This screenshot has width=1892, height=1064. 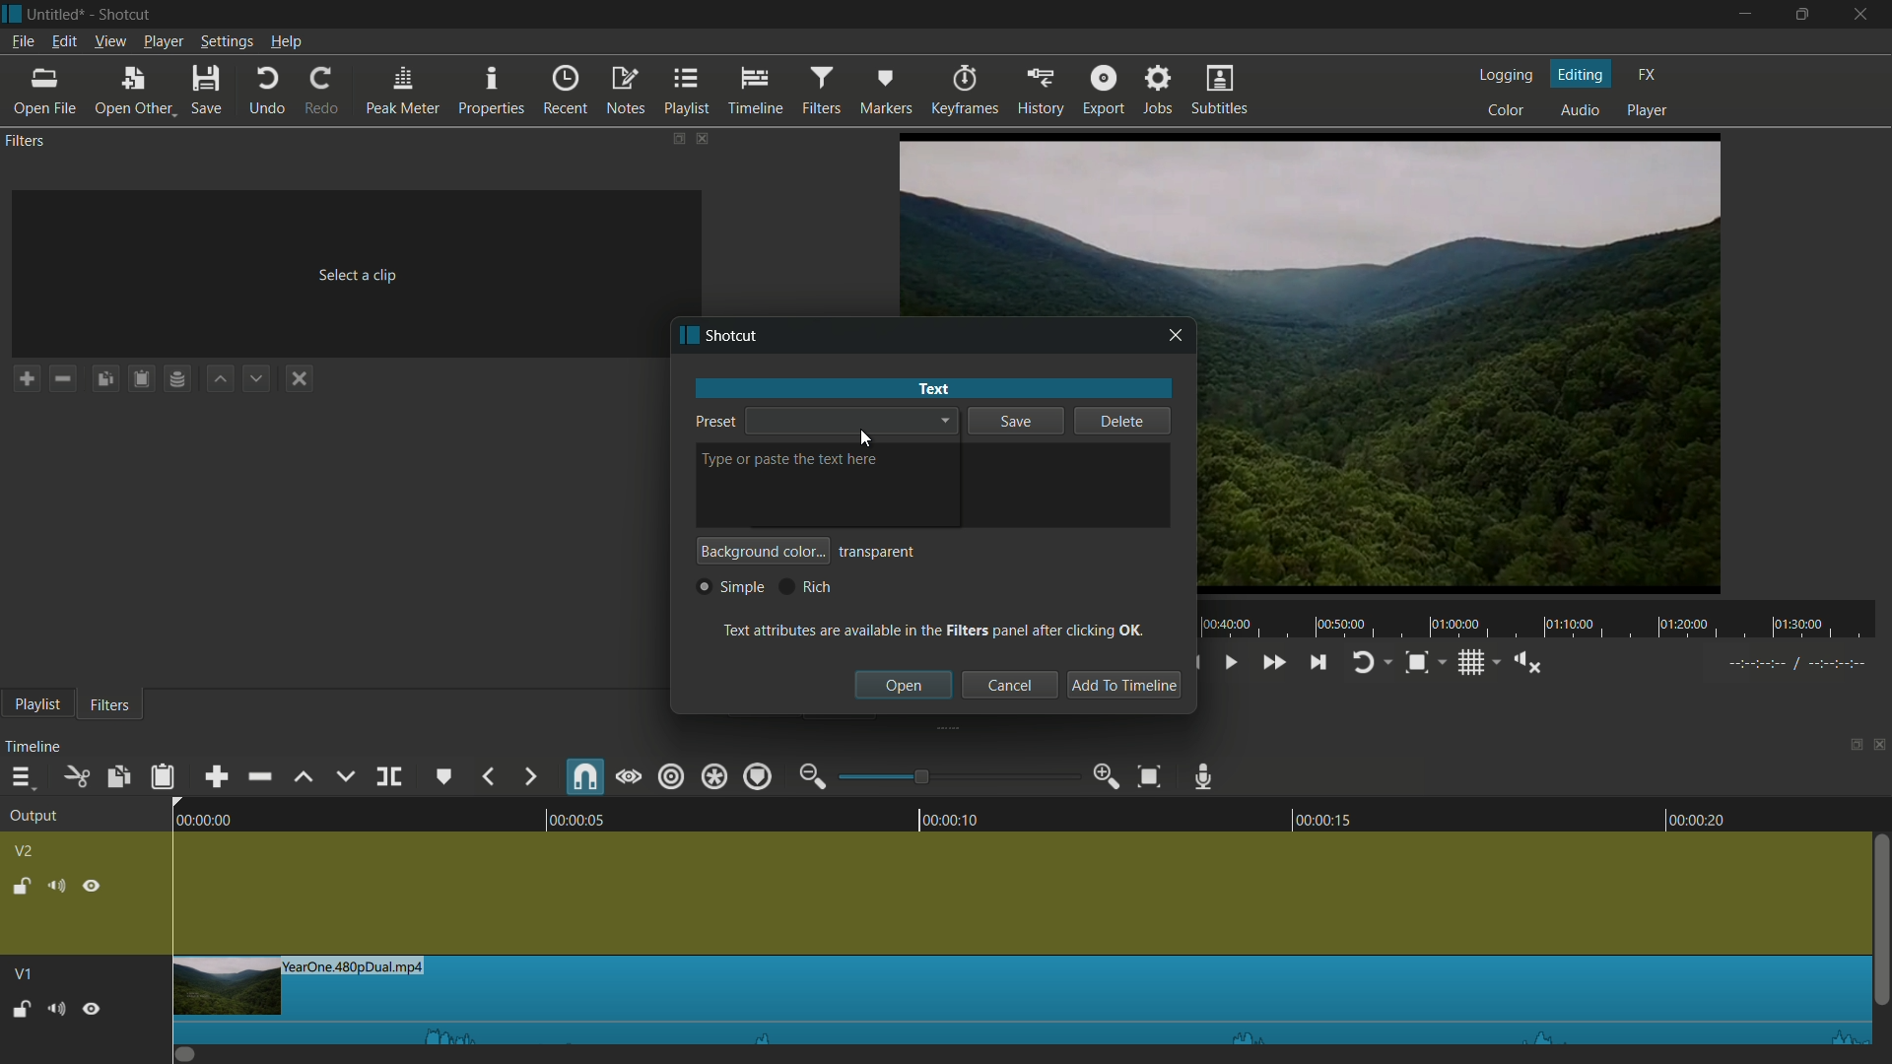 What do you see at coordinates (55, 1007) in the screenshot?
I see `Volume` at bounding box center [55, 1007].